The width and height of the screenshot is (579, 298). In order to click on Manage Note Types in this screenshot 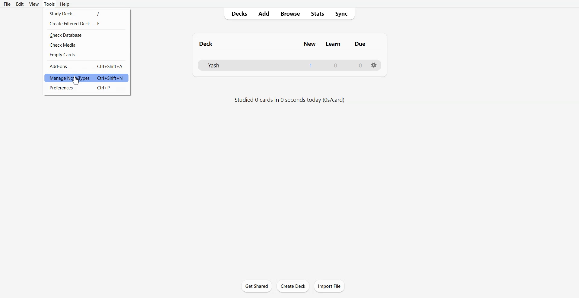, I will do `click(86, 78)`.